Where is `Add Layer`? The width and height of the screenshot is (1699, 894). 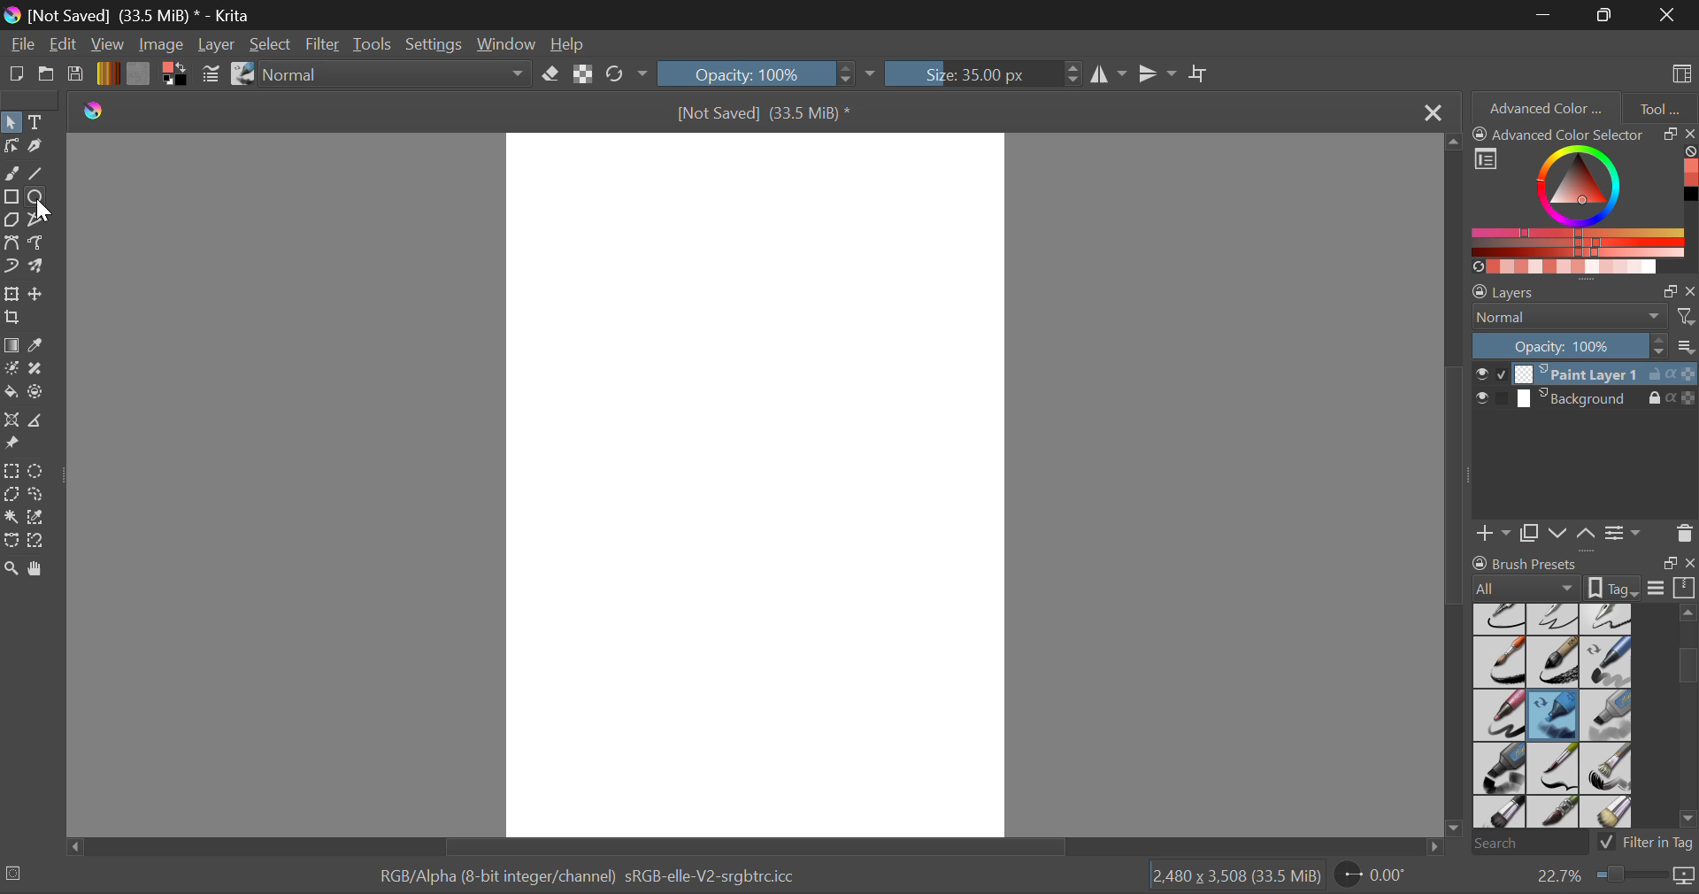 Add Layer is located at coordinates (1494, 531).